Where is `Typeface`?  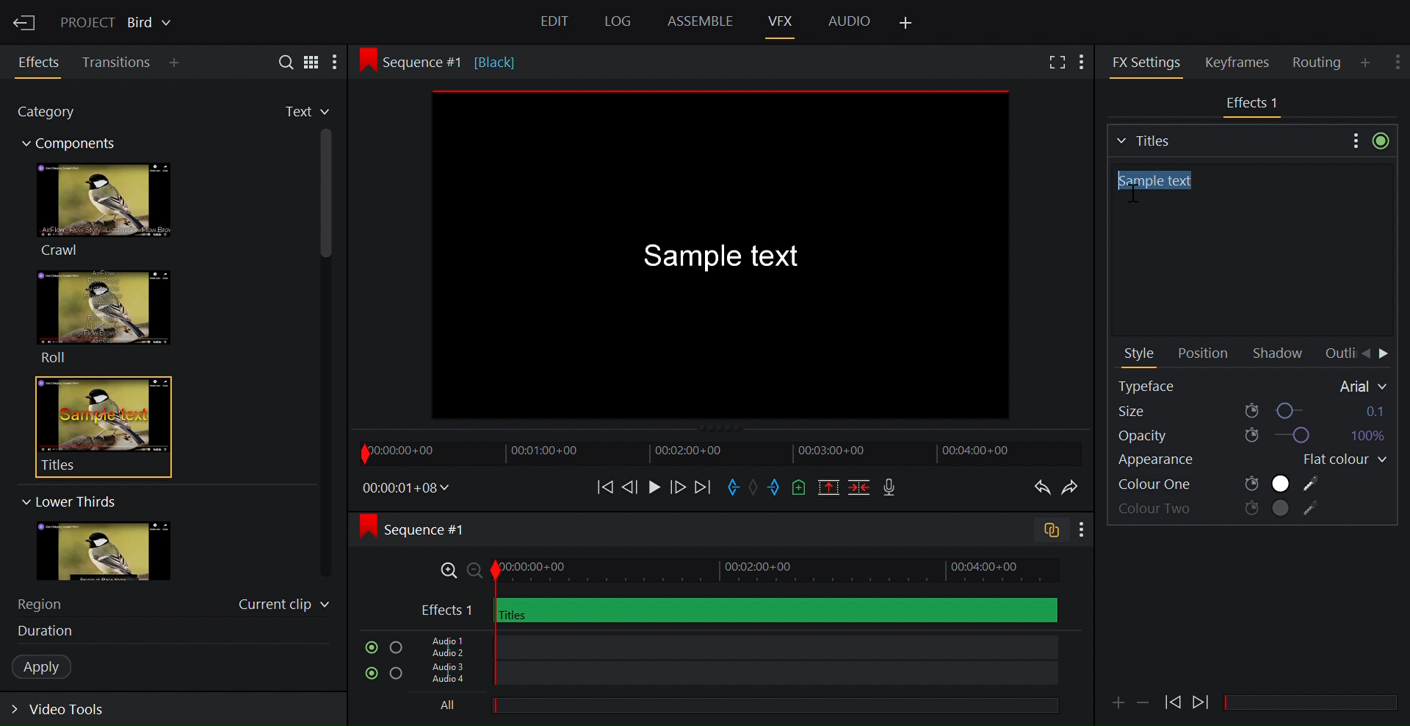 Typeface is located at coordinates (1254, 386).